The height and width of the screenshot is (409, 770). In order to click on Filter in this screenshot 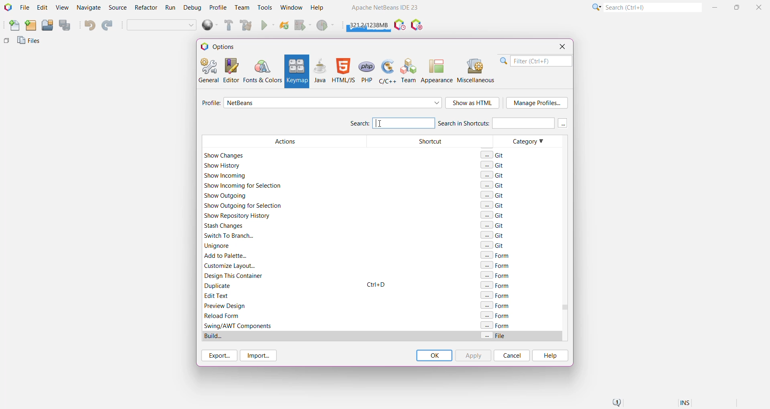, I will do `click(536, 61)`.